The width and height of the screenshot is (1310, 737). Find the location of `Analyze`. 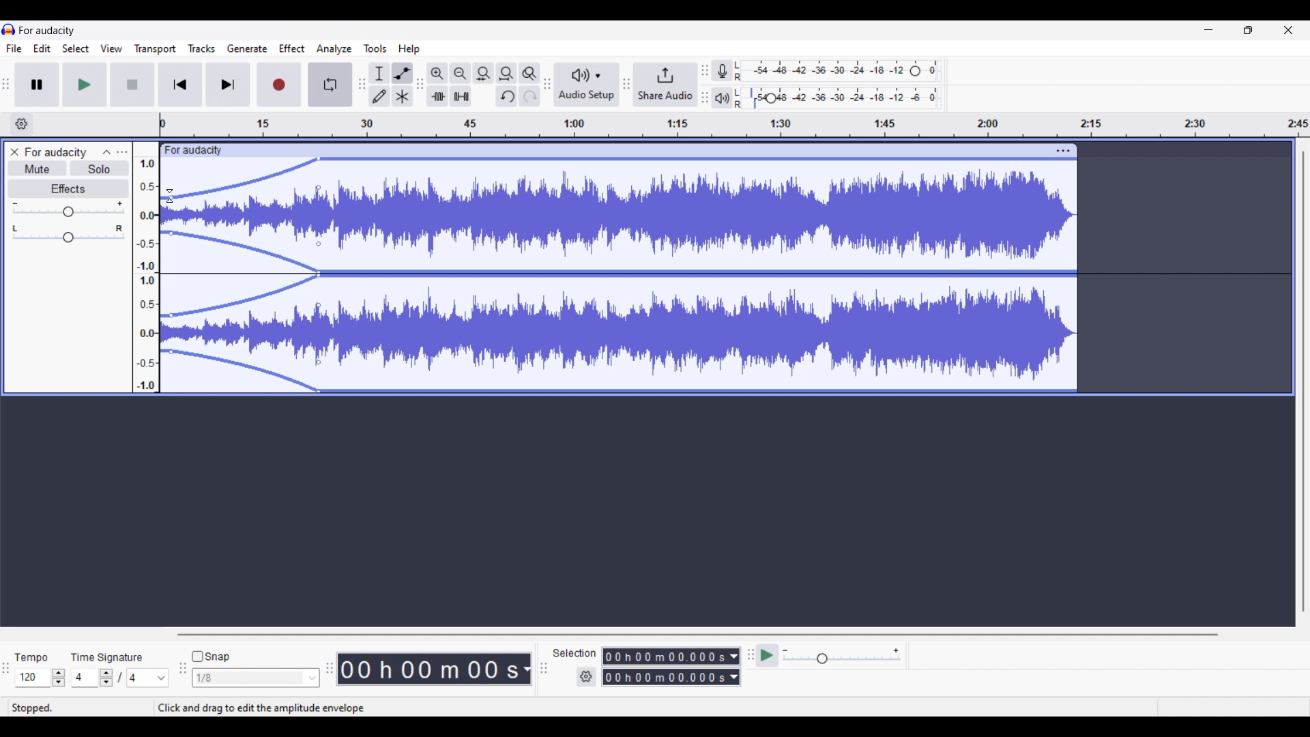

Analyze is located at coordinates (334, 49).